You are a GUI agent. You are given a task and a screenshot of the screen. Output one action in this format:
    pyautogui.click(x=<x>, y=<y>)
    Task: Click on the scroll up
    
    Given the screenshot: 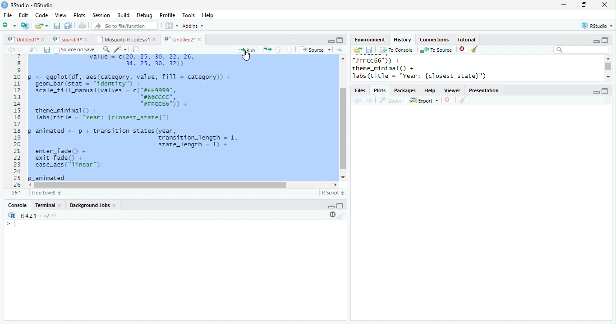 What is the action you would take?
    pyautogui.click(x=608, y=58)
    